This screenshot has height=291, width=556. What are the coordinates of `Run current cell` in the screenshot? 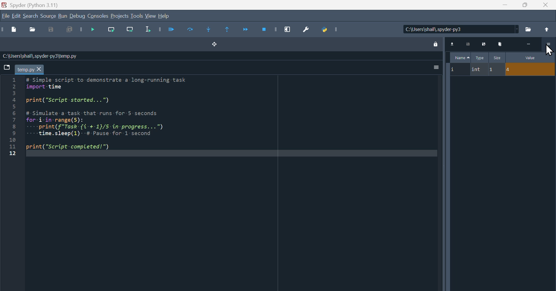 It's located at (191, 30).